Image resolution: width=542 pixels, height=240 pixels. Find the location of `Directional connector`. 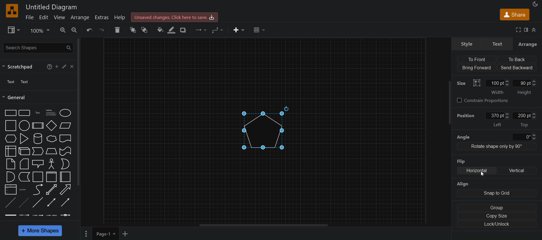

Directional connector is located at coordinates (65, 203).